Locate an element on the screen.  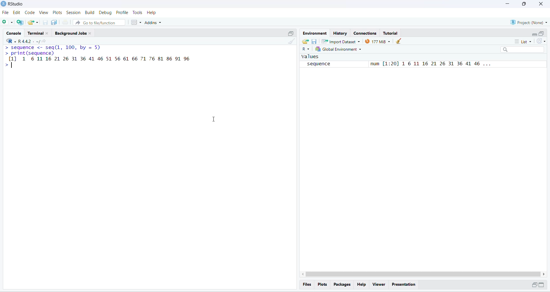
minimise is located at coordinates (508, 3).